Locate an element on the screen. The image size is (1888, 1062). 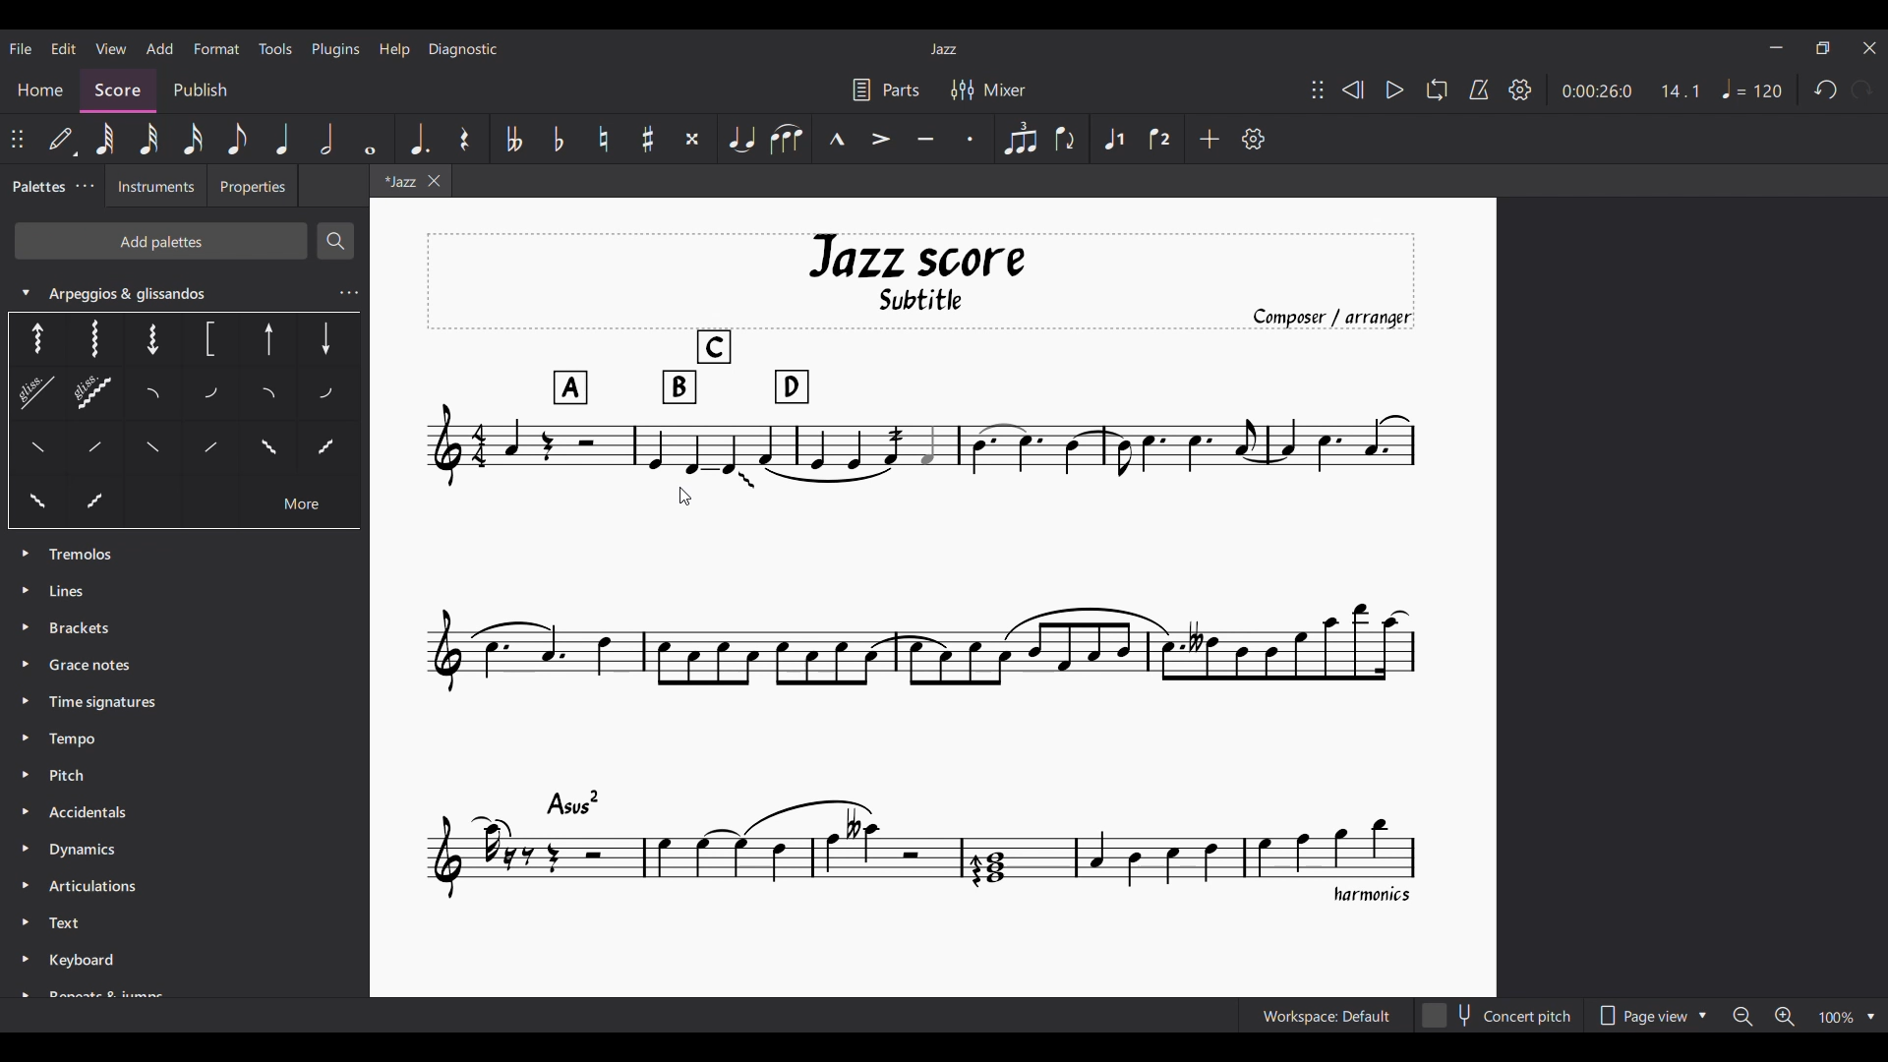
Palette settings is located at coordinates (85, 185).